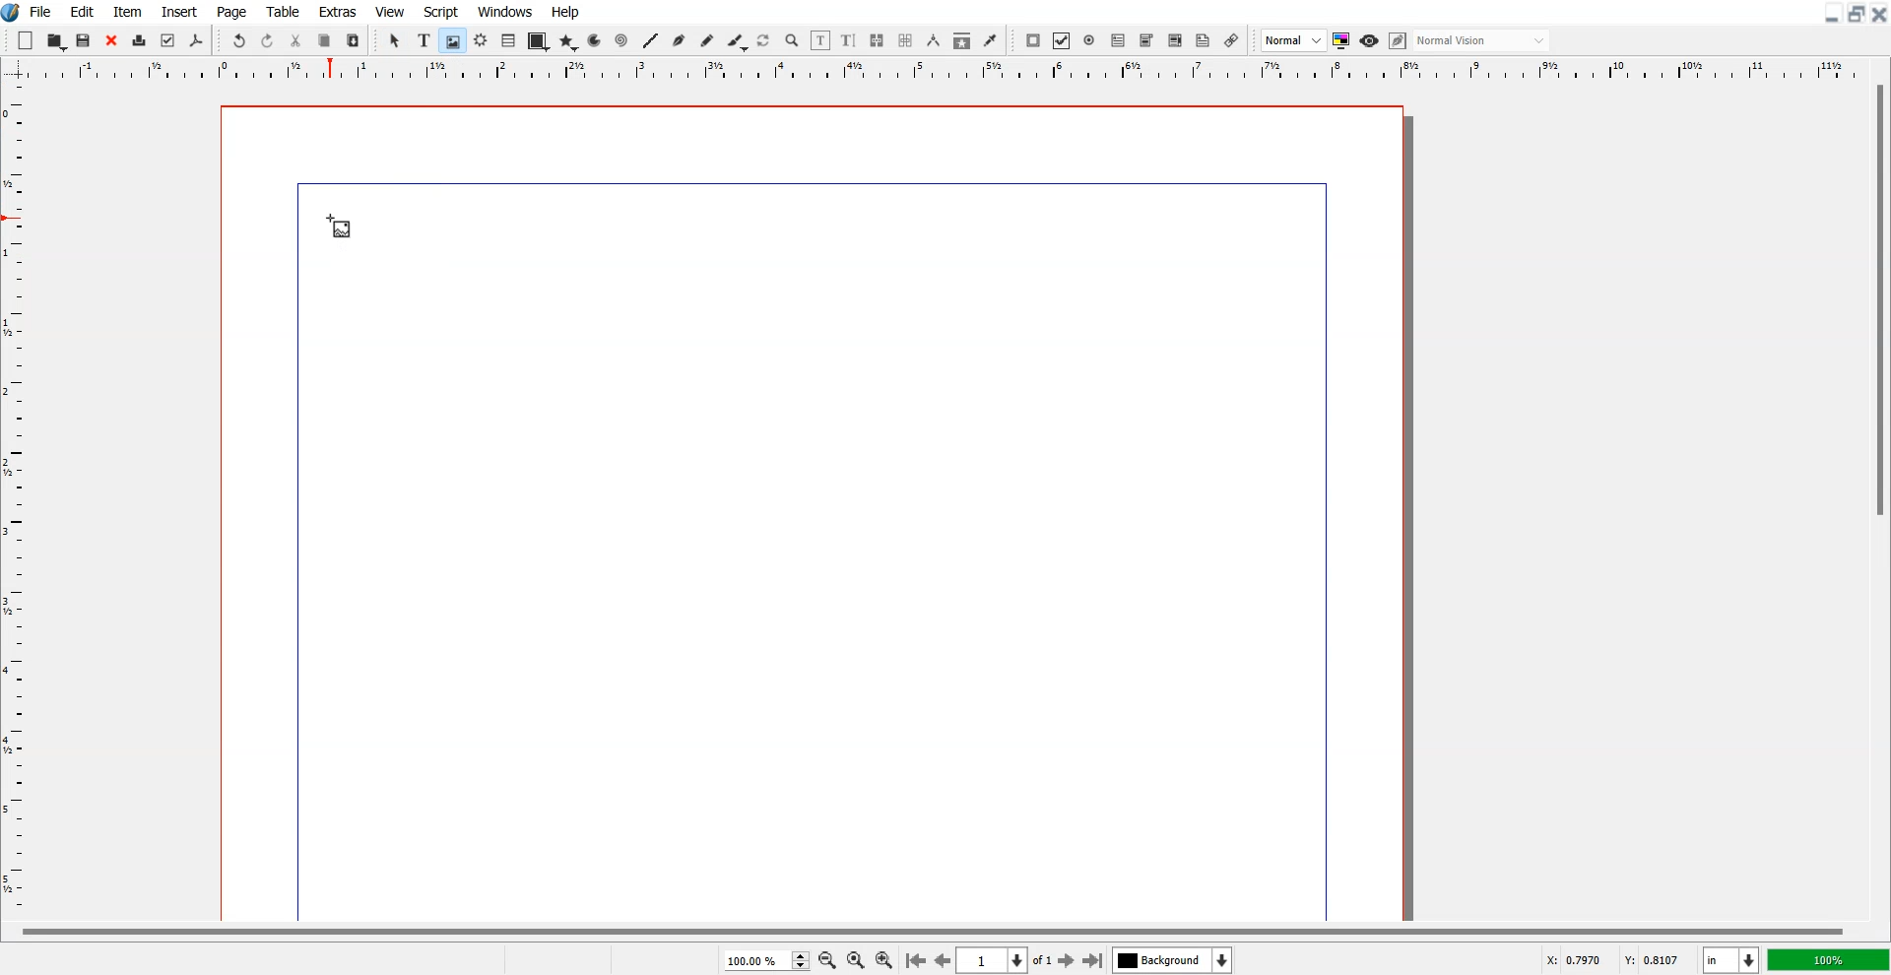  Describe the element at coordinates (1877, 498) in the screenshot. I see `Vertical Scroll Bar` at that location.